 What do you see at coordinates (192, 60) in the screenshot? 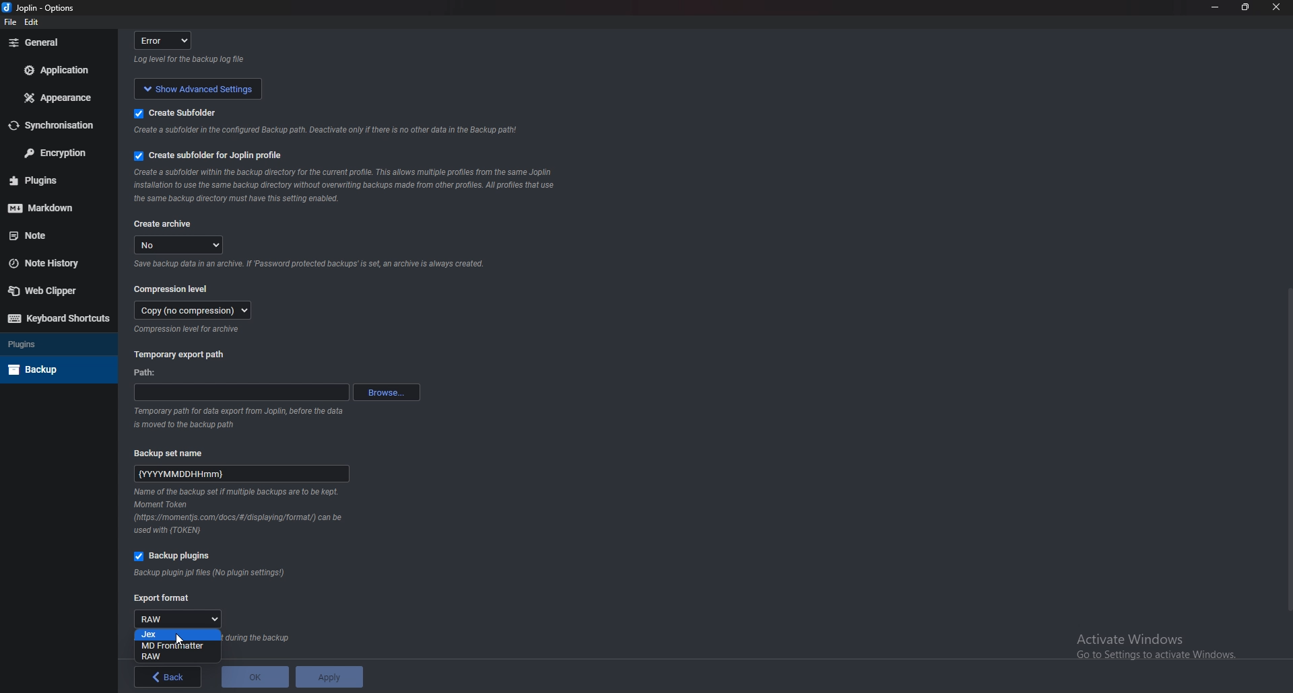
I see `info` at bounding box center [192, 60].